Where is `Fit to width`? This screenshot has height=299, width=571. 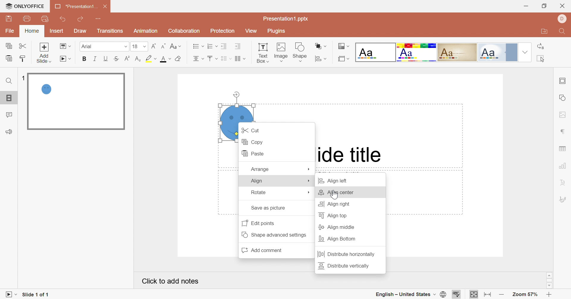
Fit to width is located at coordinates (488, 295).